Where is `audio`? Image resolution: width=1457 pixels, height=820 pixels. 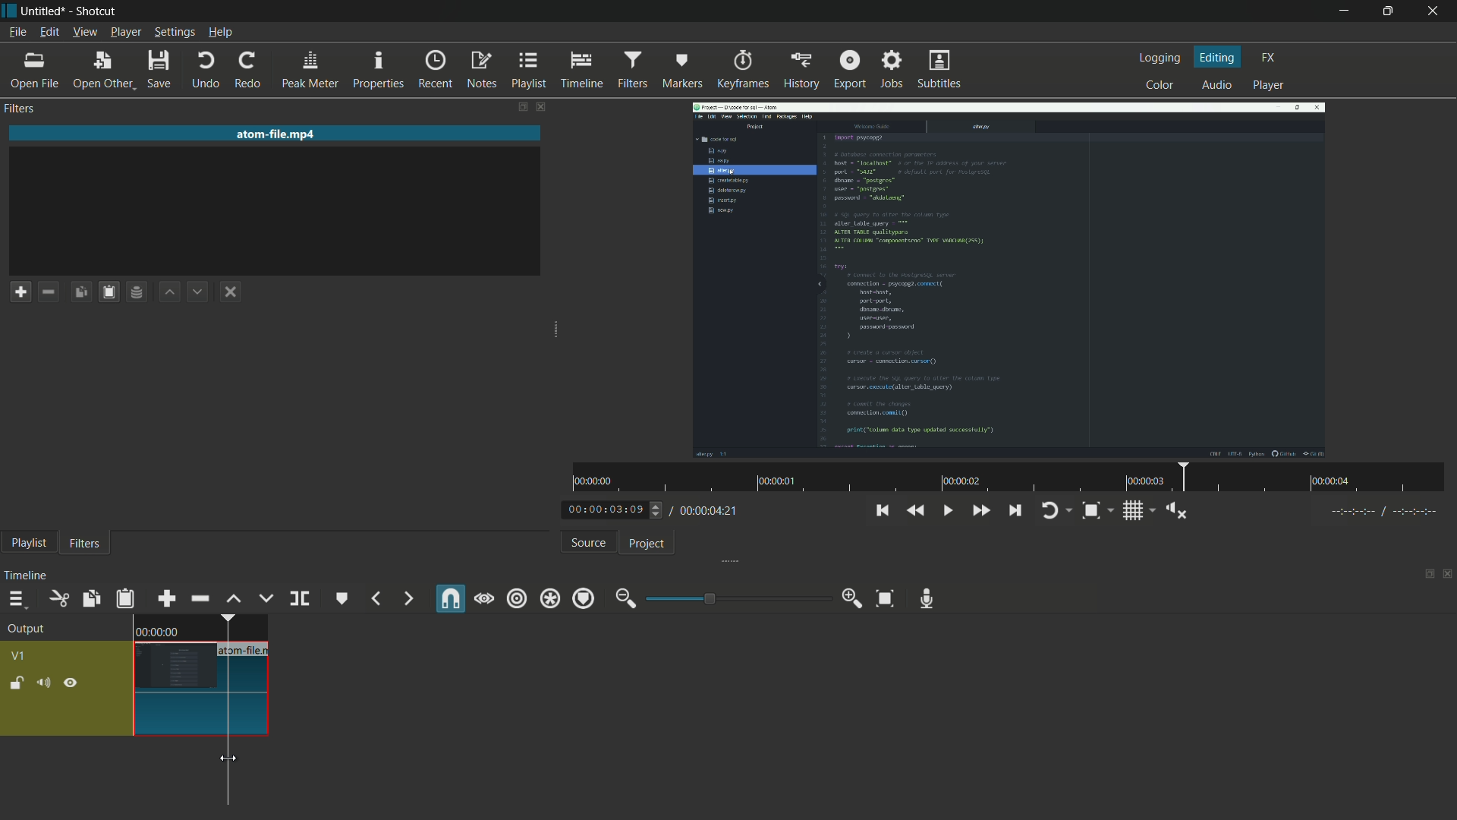 audio is located at coordinates (1218, 84).